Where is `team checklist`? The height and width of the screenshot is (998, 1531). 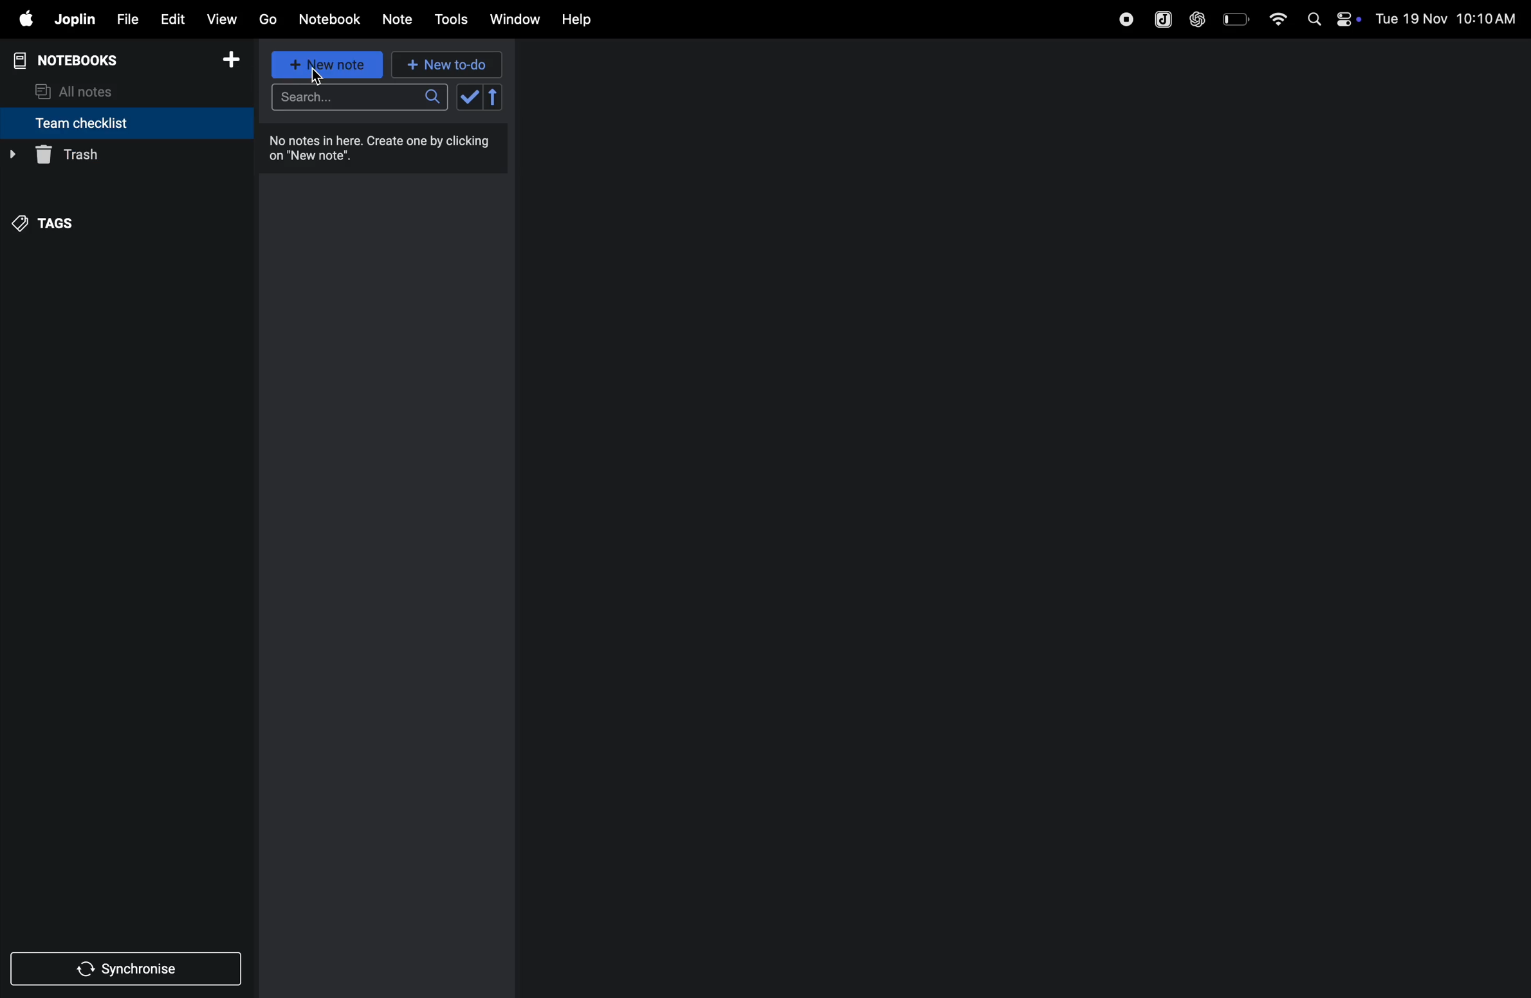
team checklist is located at coordinates (105, 123).